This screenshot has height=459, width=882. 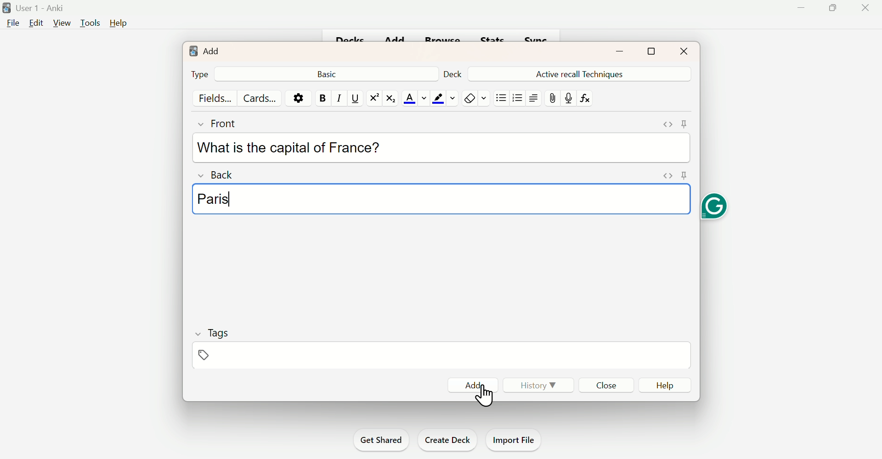 What do you see at coordinates (717, 209) in the screenshot?
I see `Grammarly` at bounding box center [717, 209].